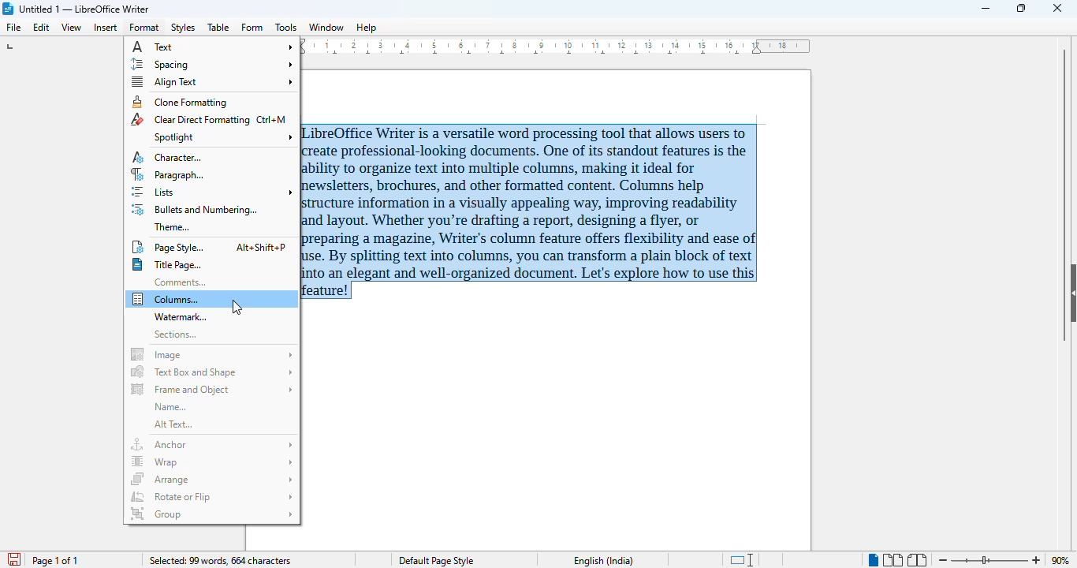 The image size is (1077, 568). What do you see at coordinates (220, 560) in the screenshot?
I see `selected: 99 words 664 characters` at bounding box center [220, 560].